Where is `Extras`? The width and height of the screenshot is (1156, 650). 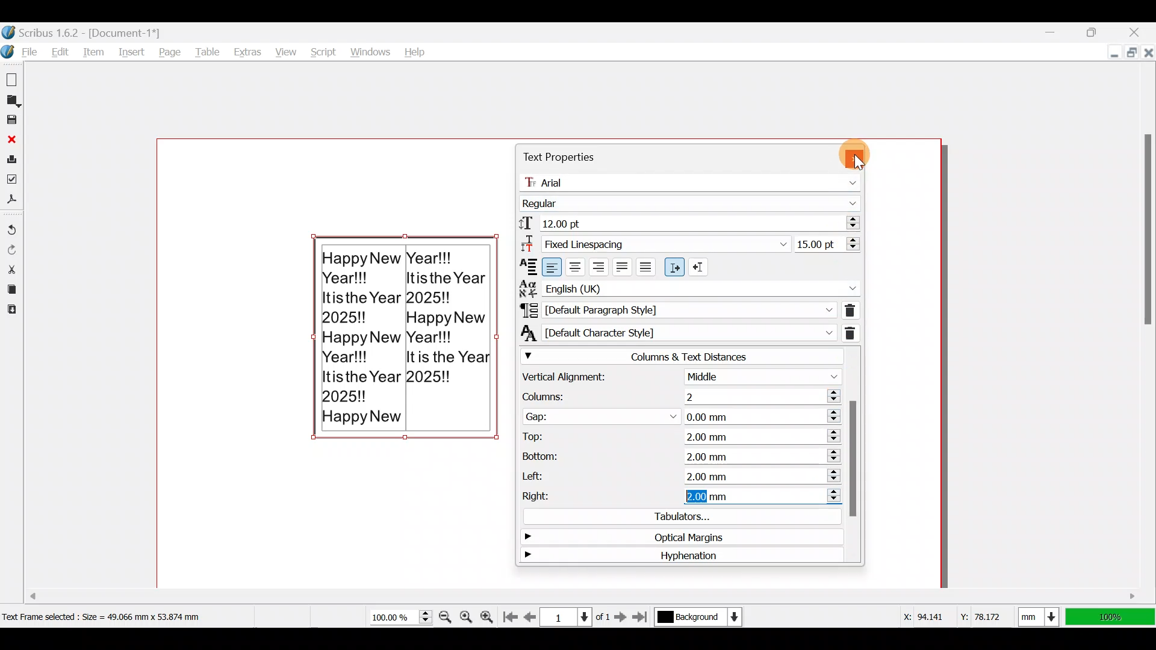 Extras is located at coordinates (248, 52).